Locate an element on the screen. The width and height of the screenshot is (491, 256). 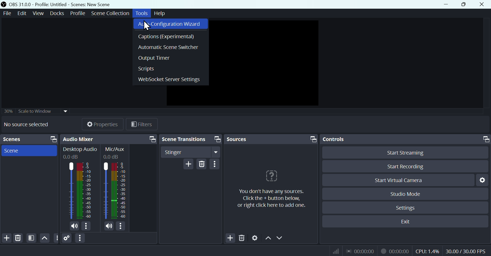
30% scale widow  is located at coordinates (43, 111).